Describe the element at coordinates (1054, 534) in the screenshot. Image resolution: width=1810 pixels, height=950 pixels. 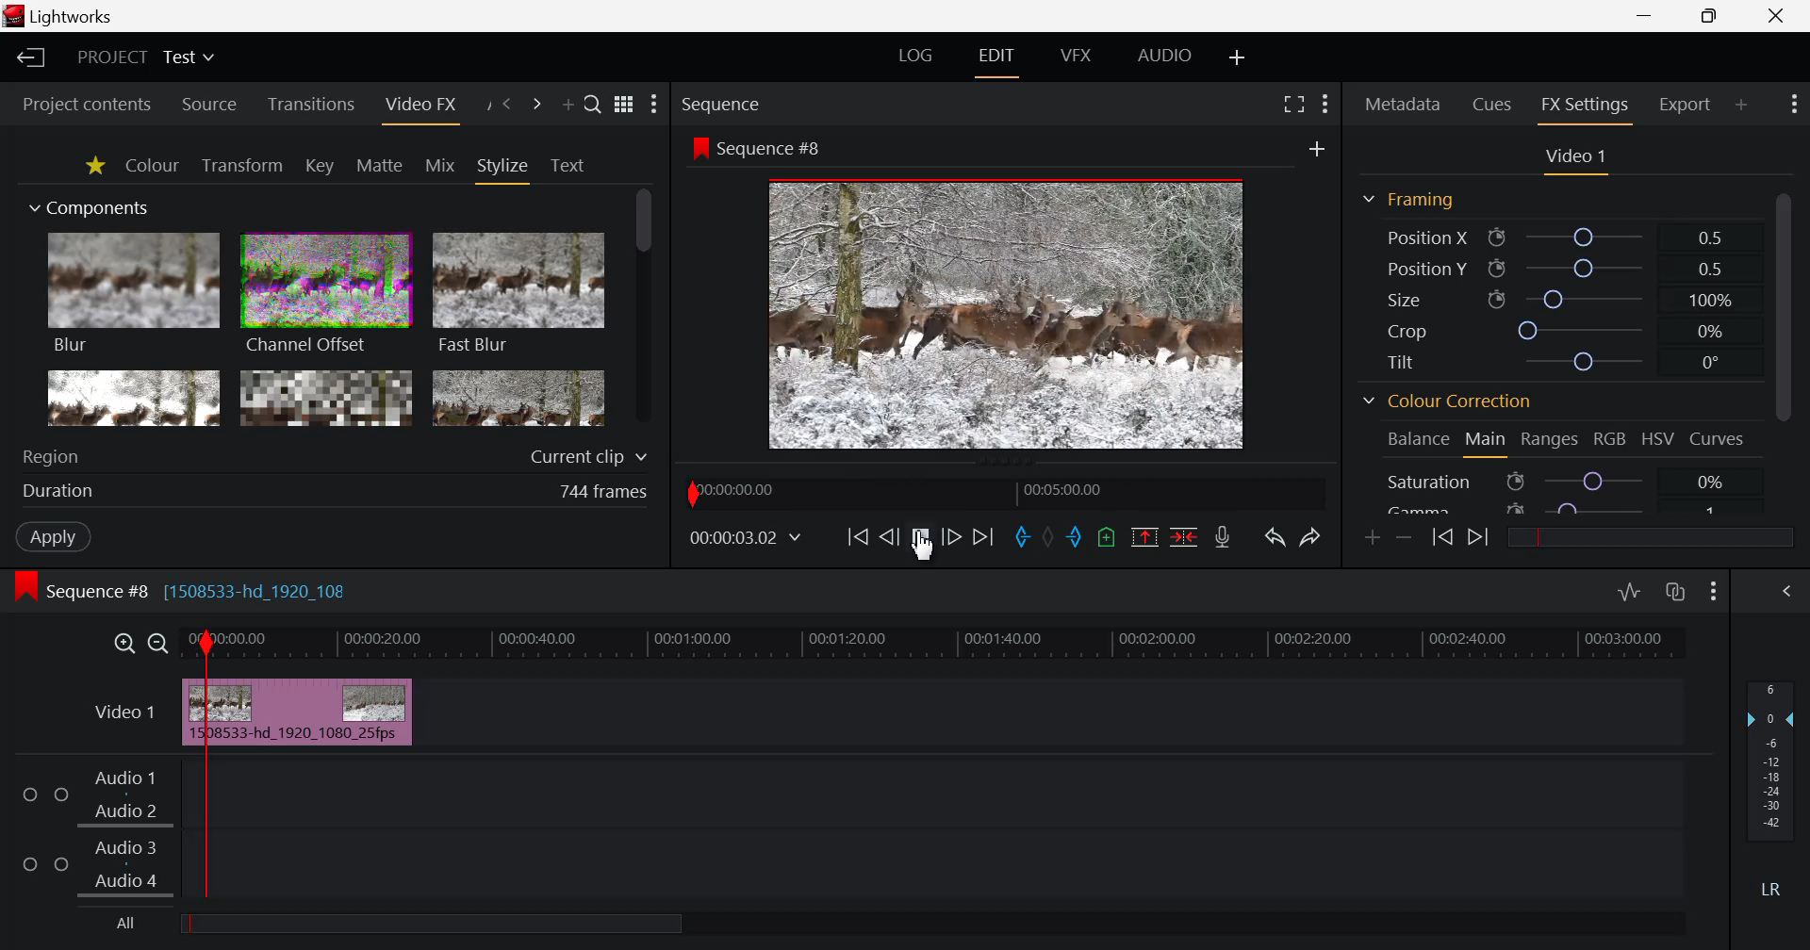
I see `Remove all marks` at that location.